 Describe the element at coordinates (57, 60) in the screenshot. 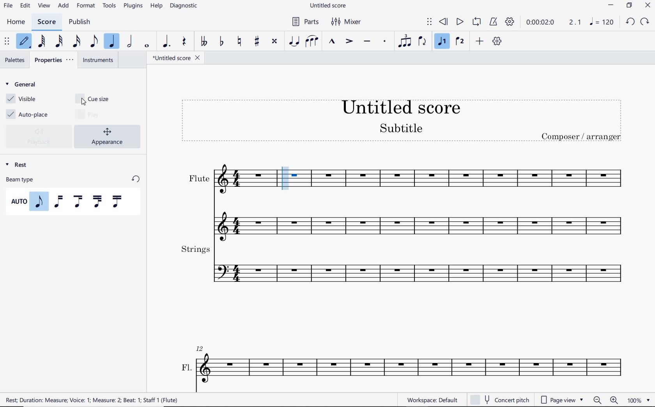

I see `PROPERTIES` at that location.